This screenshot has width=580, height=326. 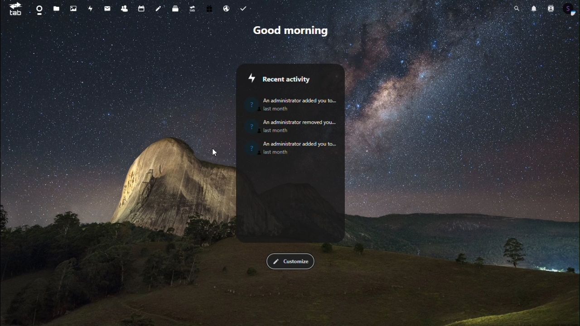 What do you see at coordinates (216, 153) in the screenshot?
I see `Cursor` at bounding box center [216, 153].